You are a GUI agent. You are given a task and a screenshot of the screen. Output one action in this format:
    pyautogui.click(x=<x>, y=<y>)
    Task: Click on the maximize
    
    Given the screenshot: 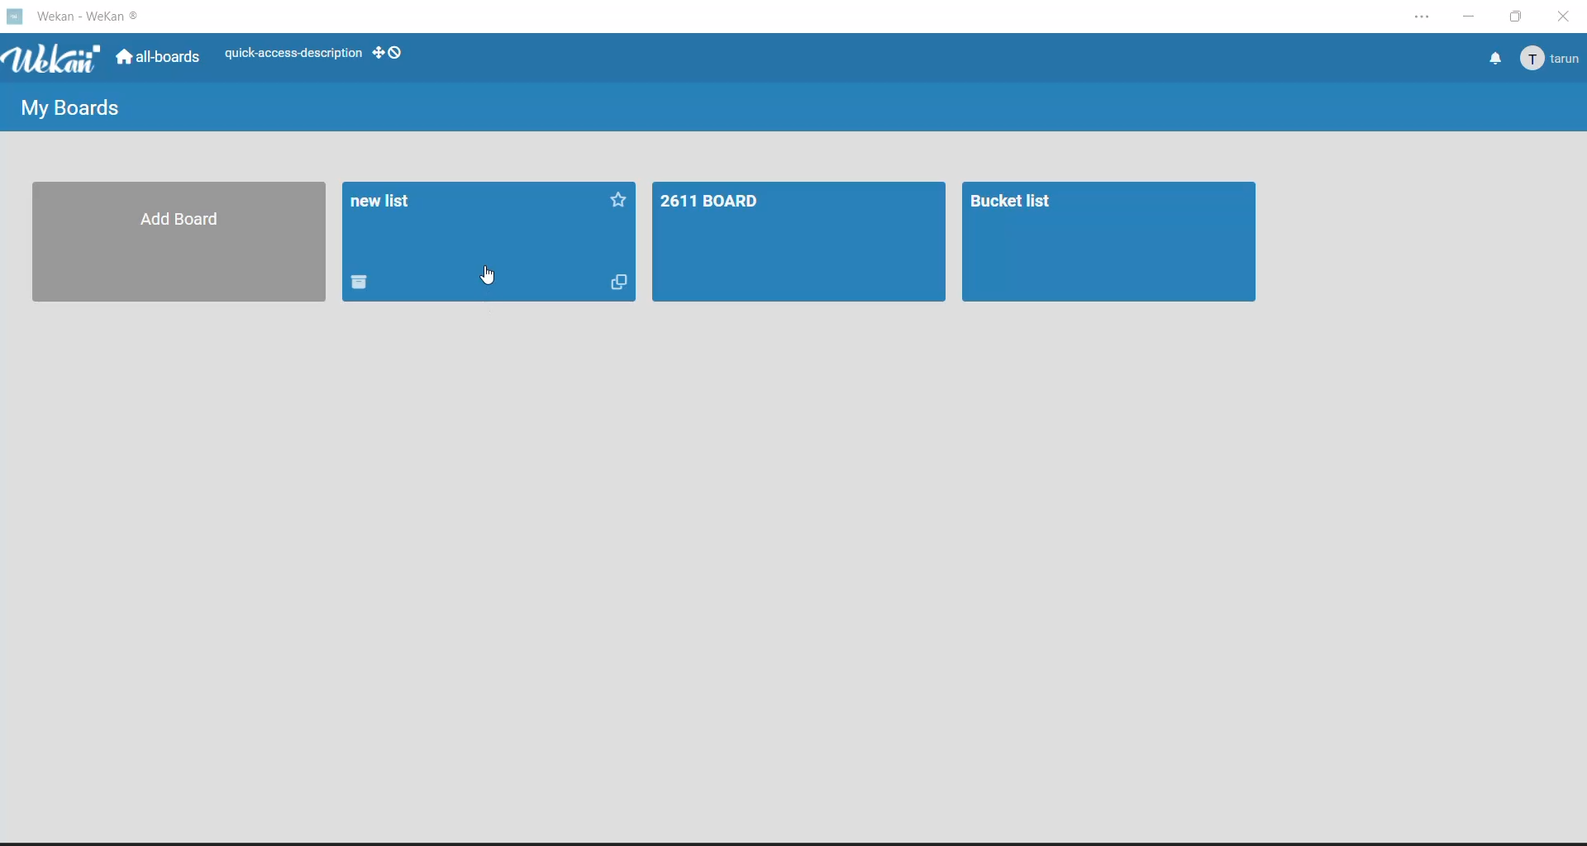 What is the action you would take?
    pyautogui.click(x=1520, y=20)
    